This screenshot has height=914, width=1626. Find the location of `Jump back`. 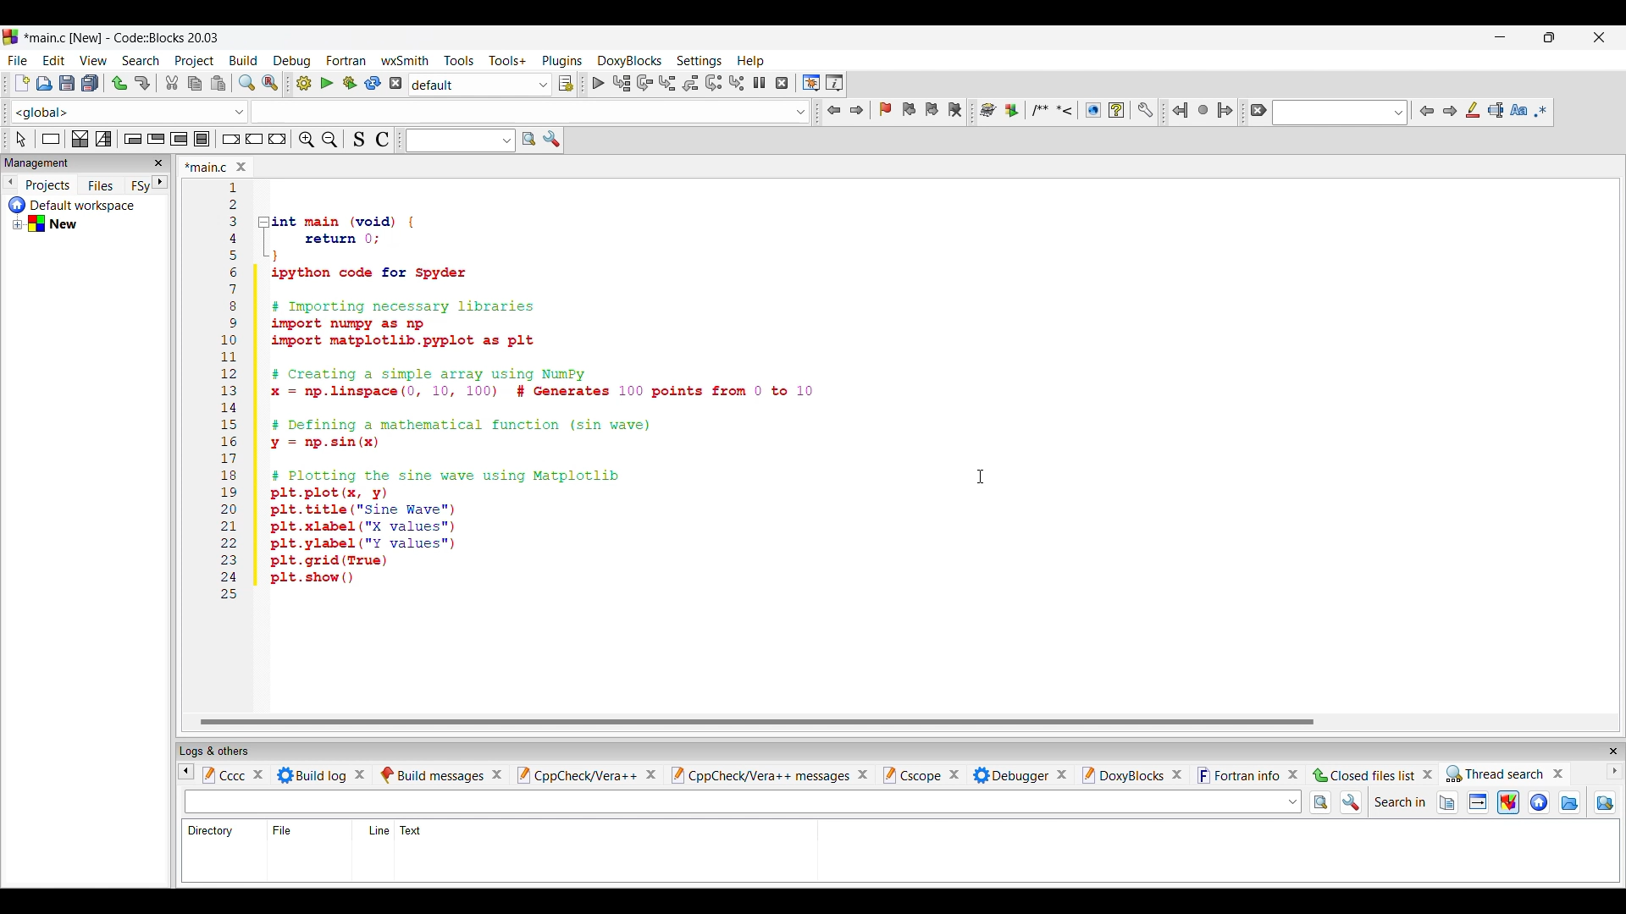

Jump back is located at coordinates (1178, 107).